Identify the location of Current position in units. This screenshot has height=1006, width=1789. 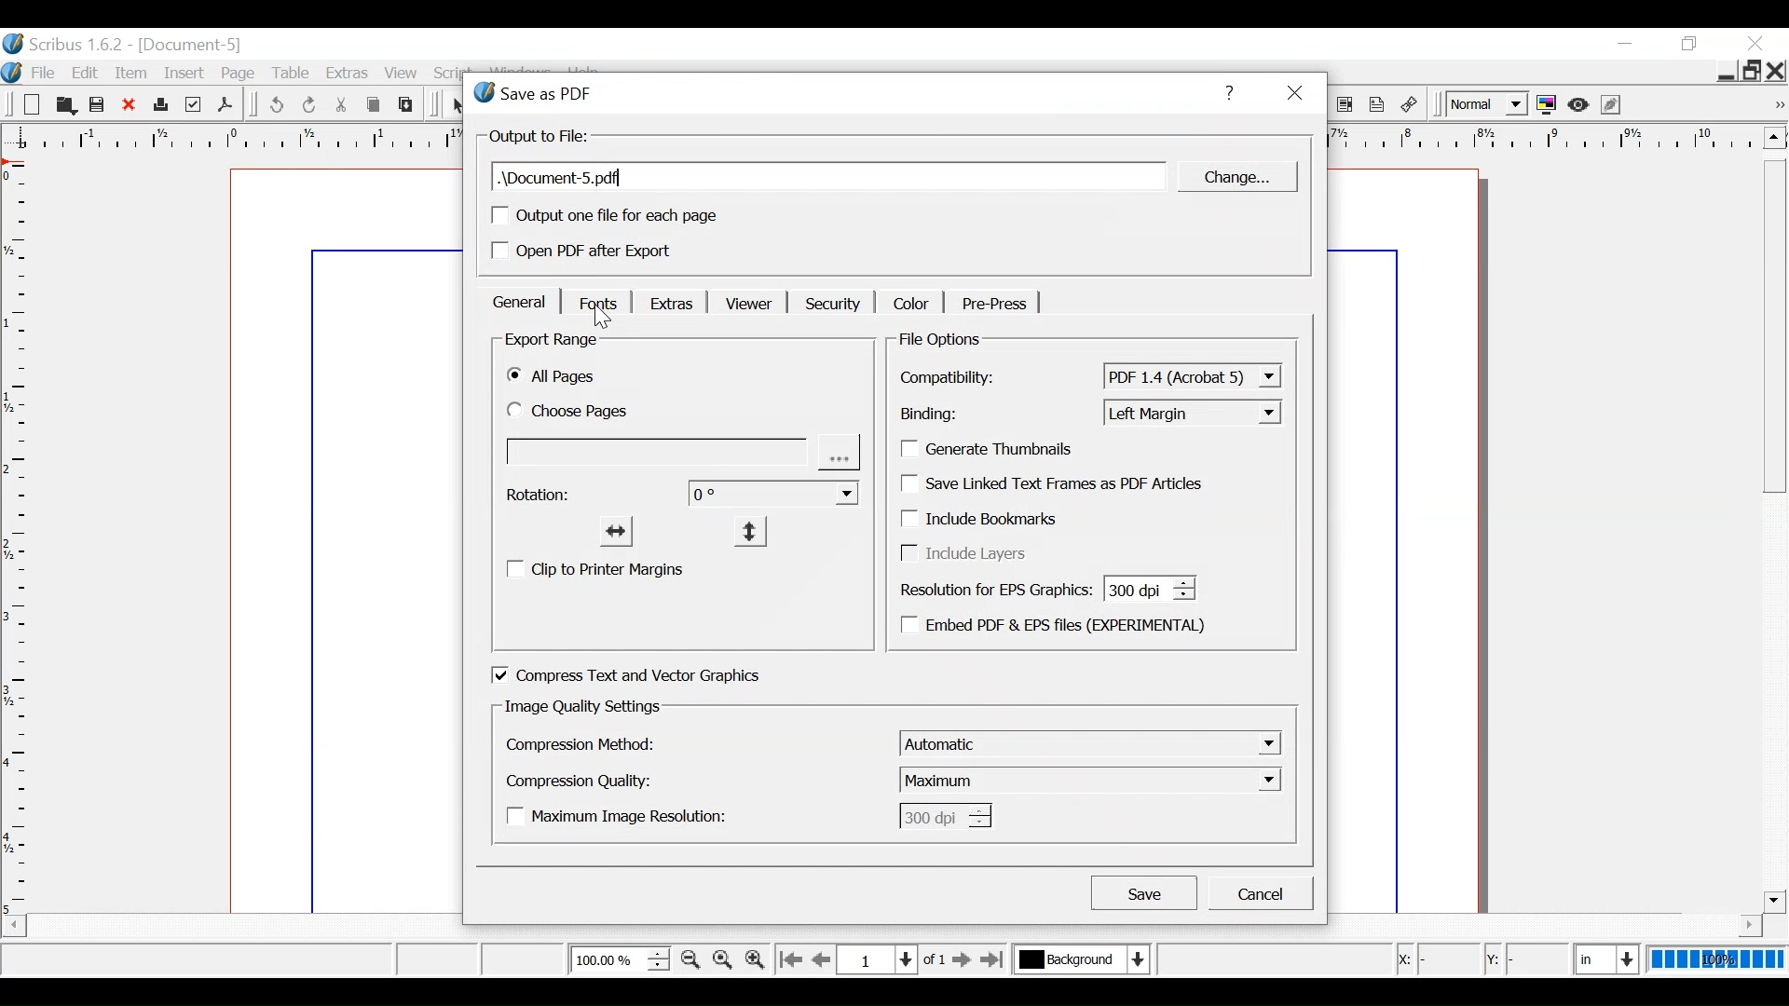
(1608, 957).